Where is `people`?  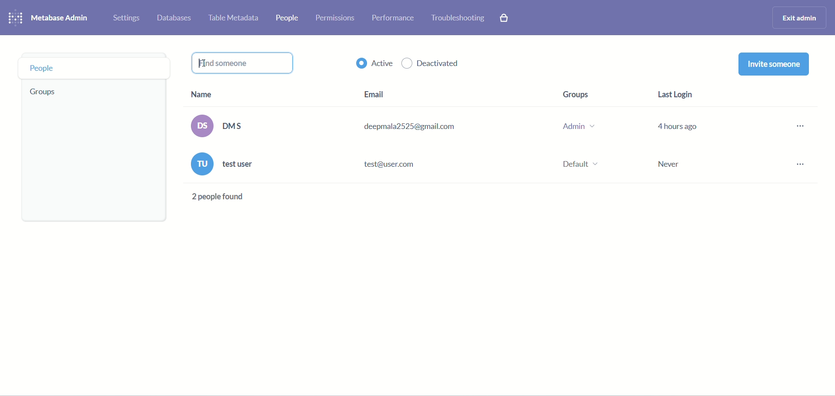
people is located at coordinates (287, 18).